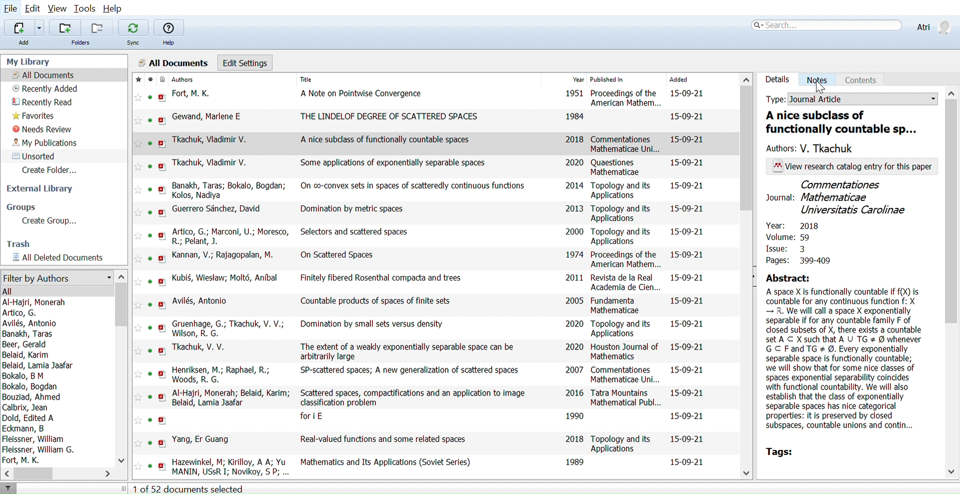 The width and height of the screenshot is (960, 494). Describe the element at coordinates (32, 397) in the screenshot. I see `Bouziad, Ahmed` at that location.